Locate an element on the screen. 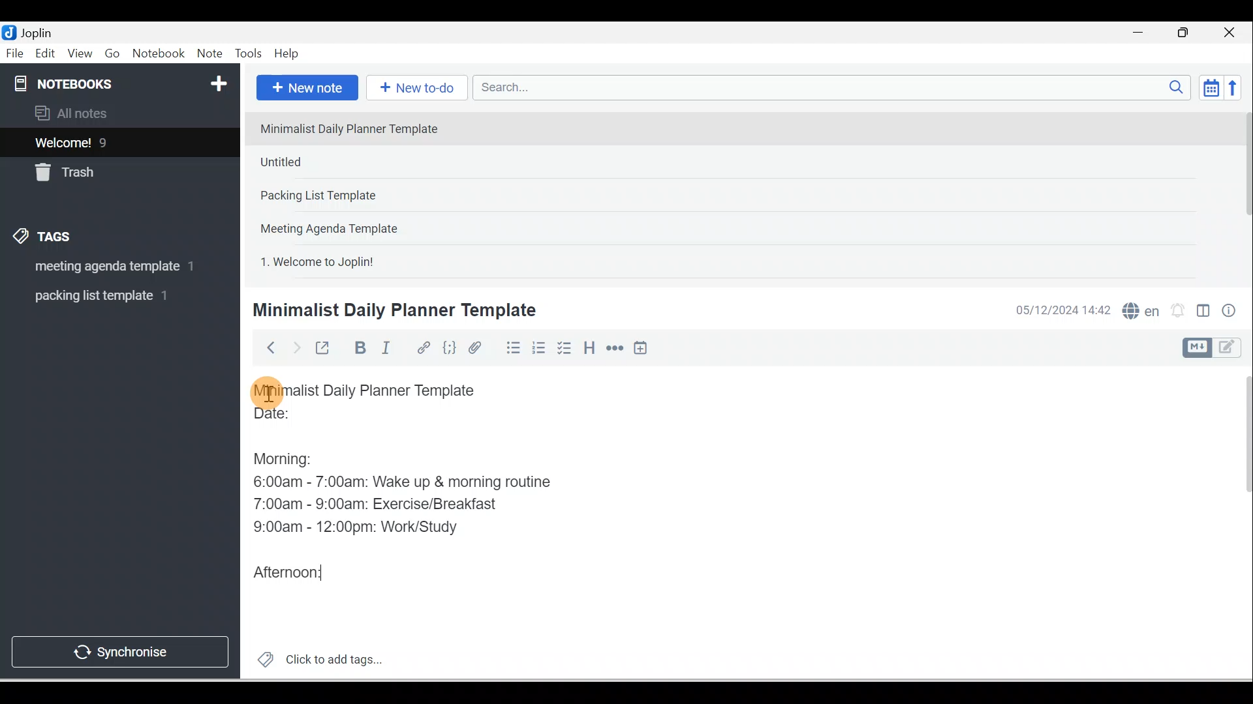 This screenshot has height=704, width=1253. Note properties is located at coordinates (1230, 312).